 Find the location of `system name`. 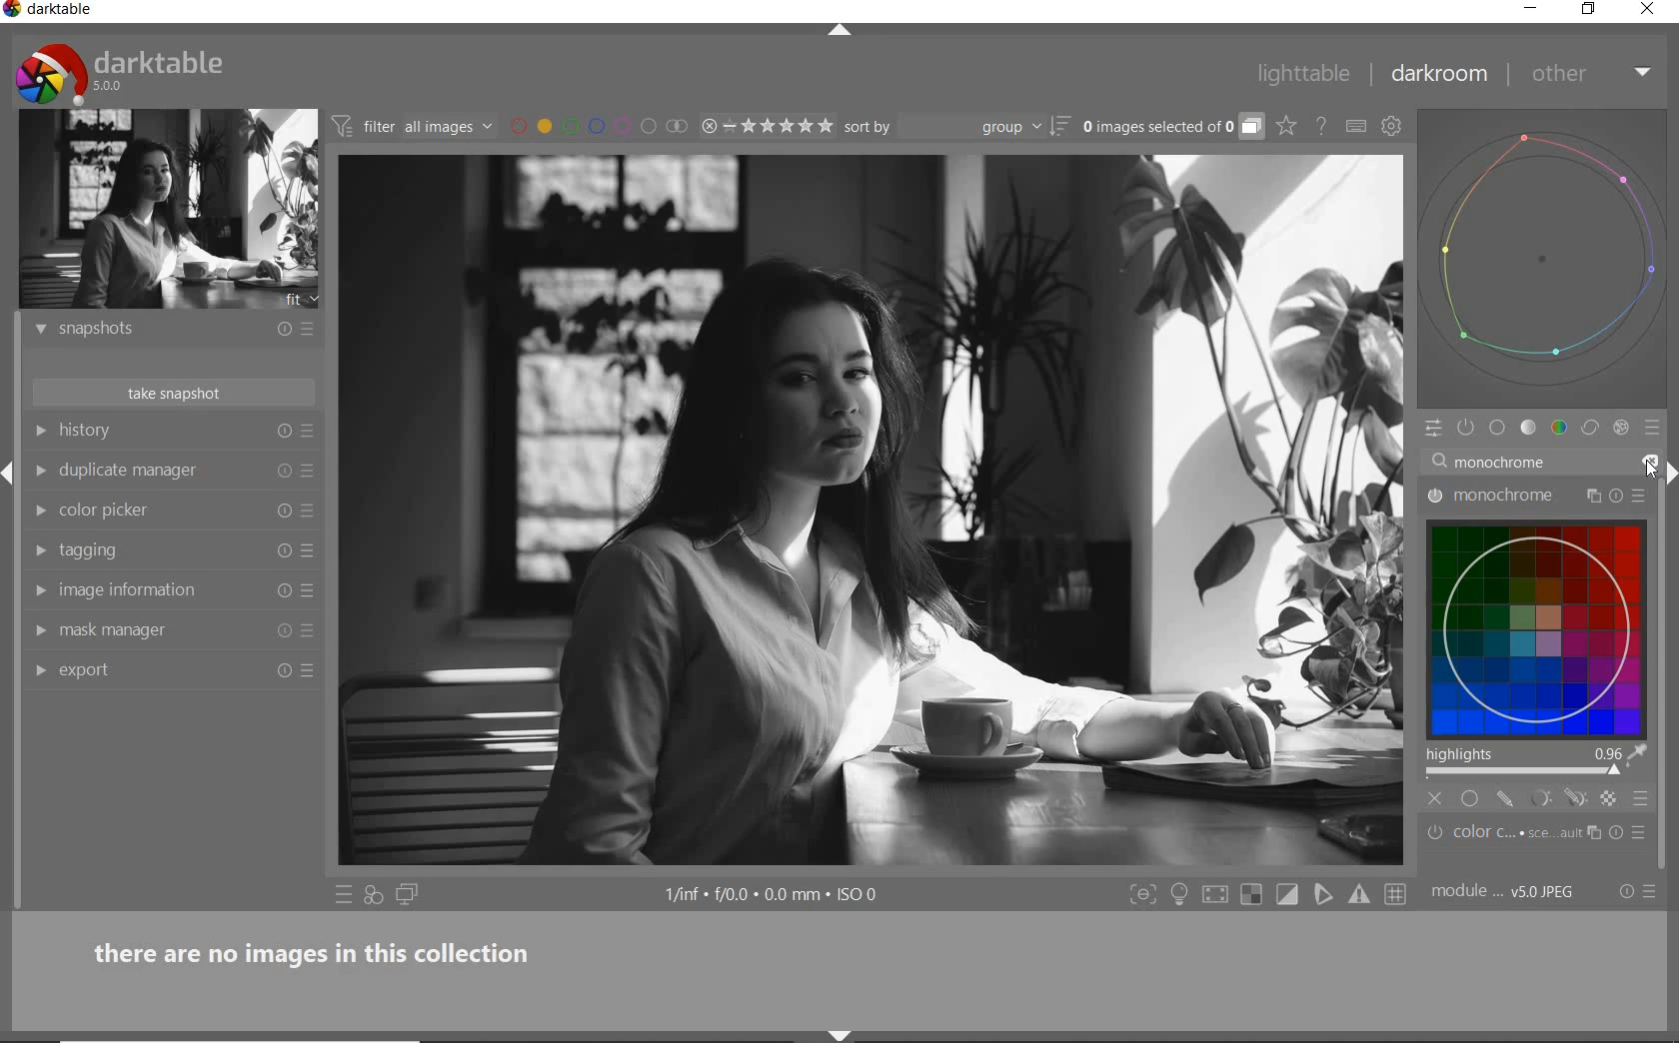

system name is located at coordinates (50, 11).